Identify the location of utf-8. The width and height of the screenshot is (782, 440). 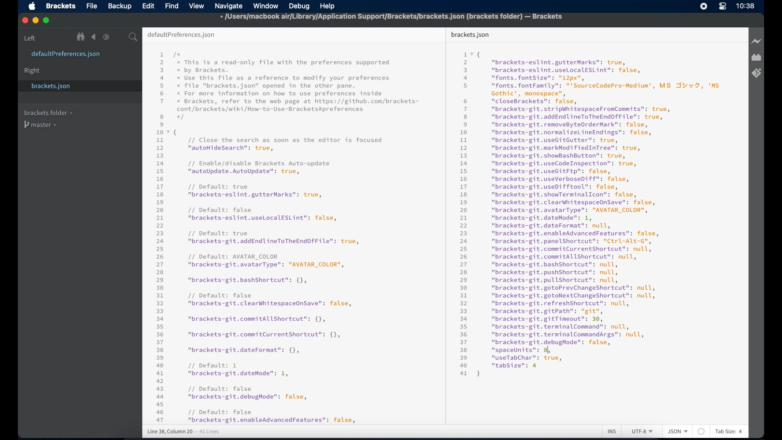
(643, 431).